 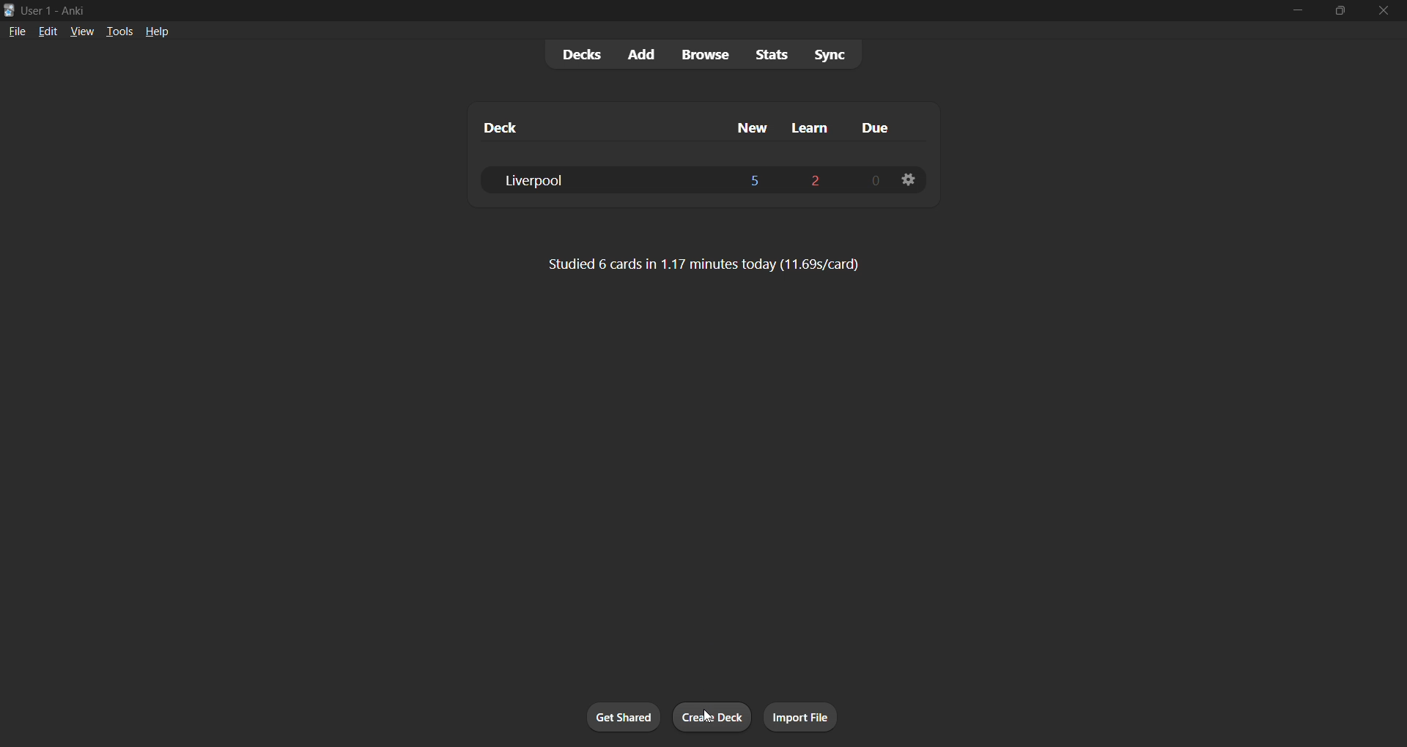 What do you see at coordinates (575, 56) in the screenshot?
I see `decks` at bounding box center [575, 56].